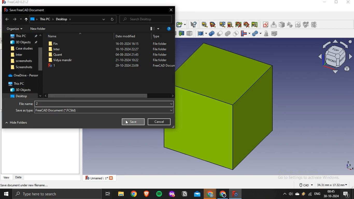 The image size is (354, 199). Describe the element at coordinates (7, 19) in the screenshot. I see `back` at that location.